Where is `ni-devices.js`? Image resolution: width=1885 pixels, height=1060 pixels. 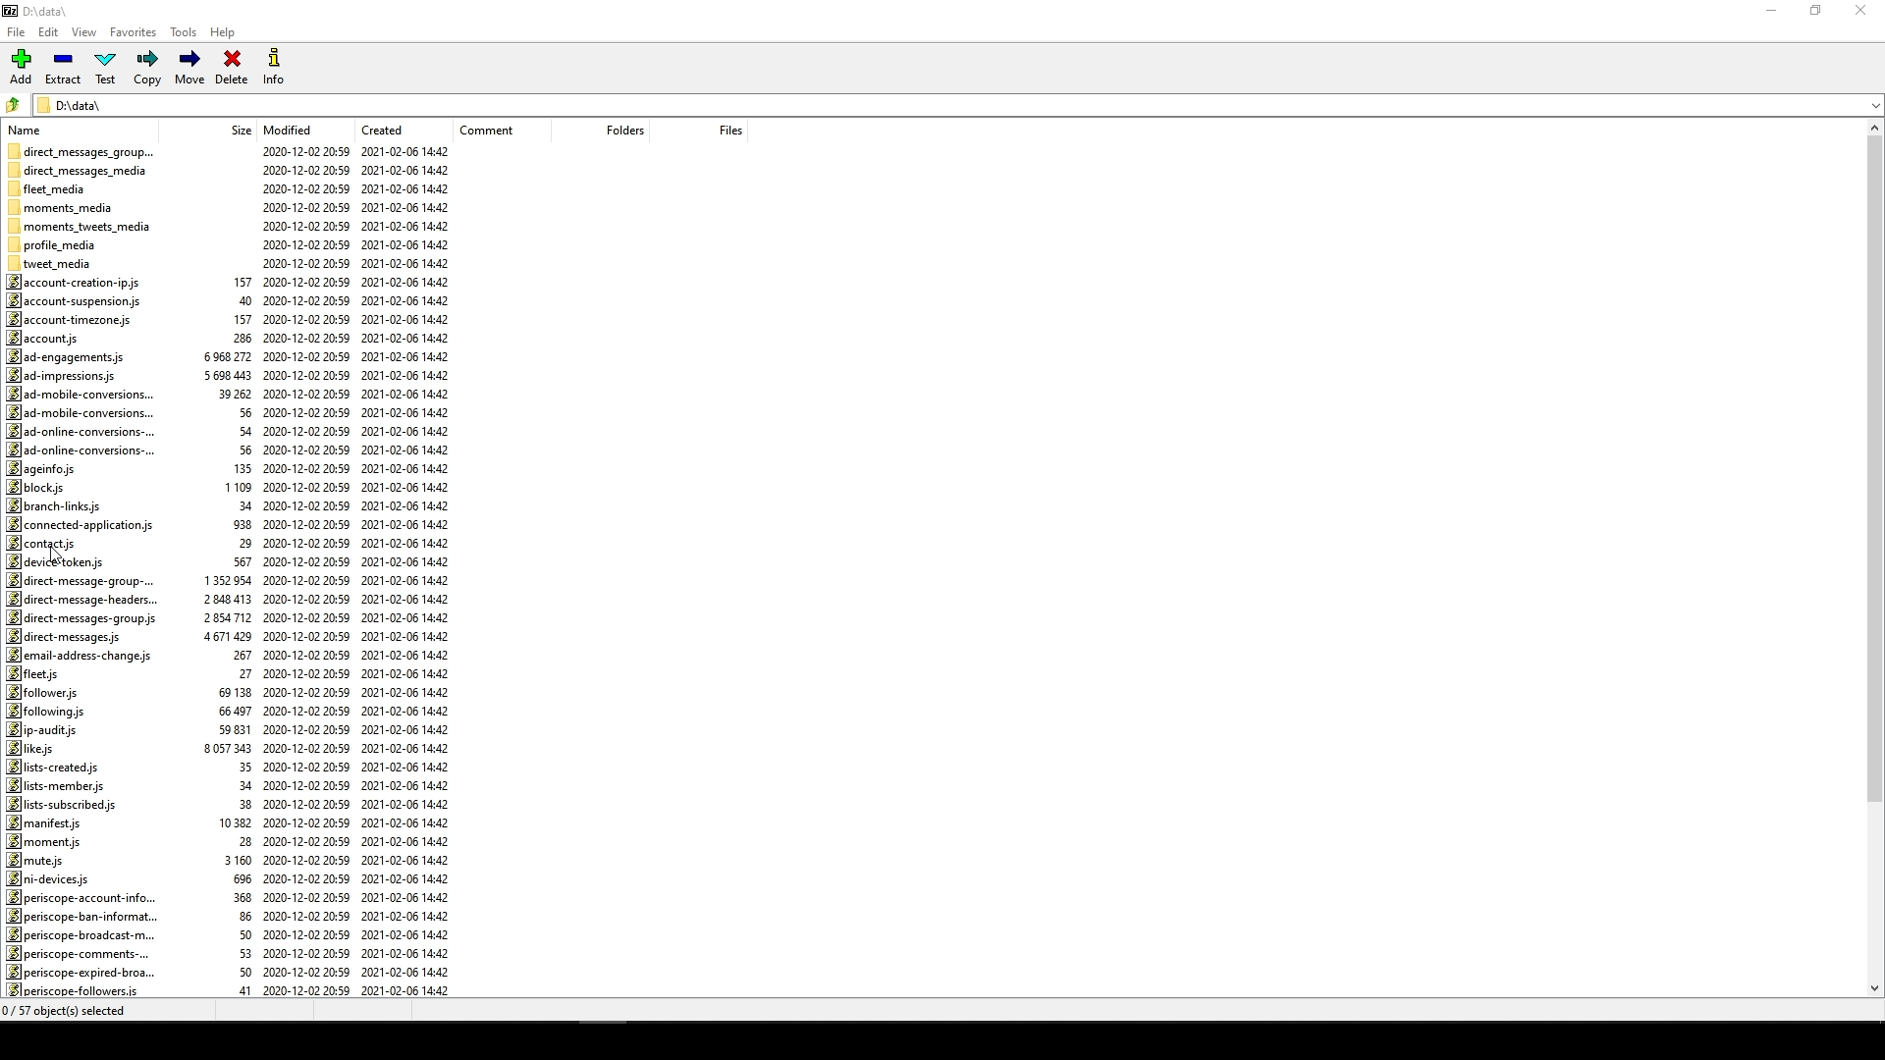 ni-devices.js is located at coordinates (52, 877).